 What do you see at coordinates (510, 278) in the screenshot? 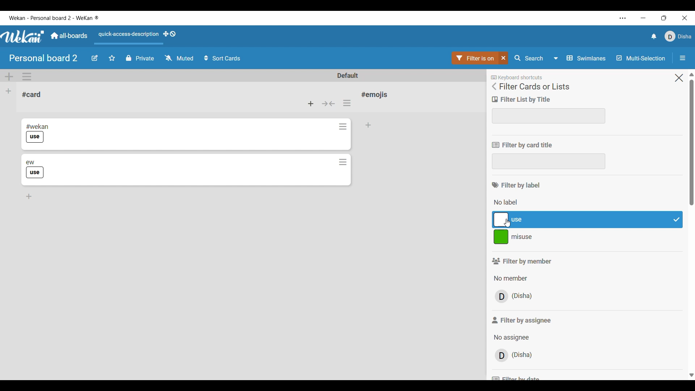
I see `Options under filter by member` at bounding box center [510, 278].